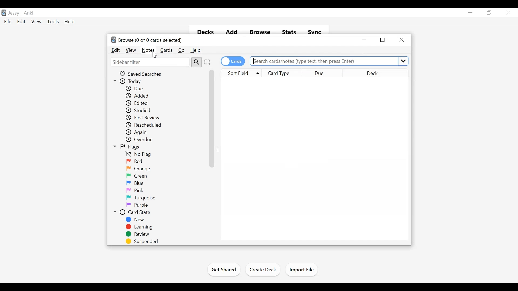 The image size is (518, 291). I want to click on Sync, so click(315, 31).